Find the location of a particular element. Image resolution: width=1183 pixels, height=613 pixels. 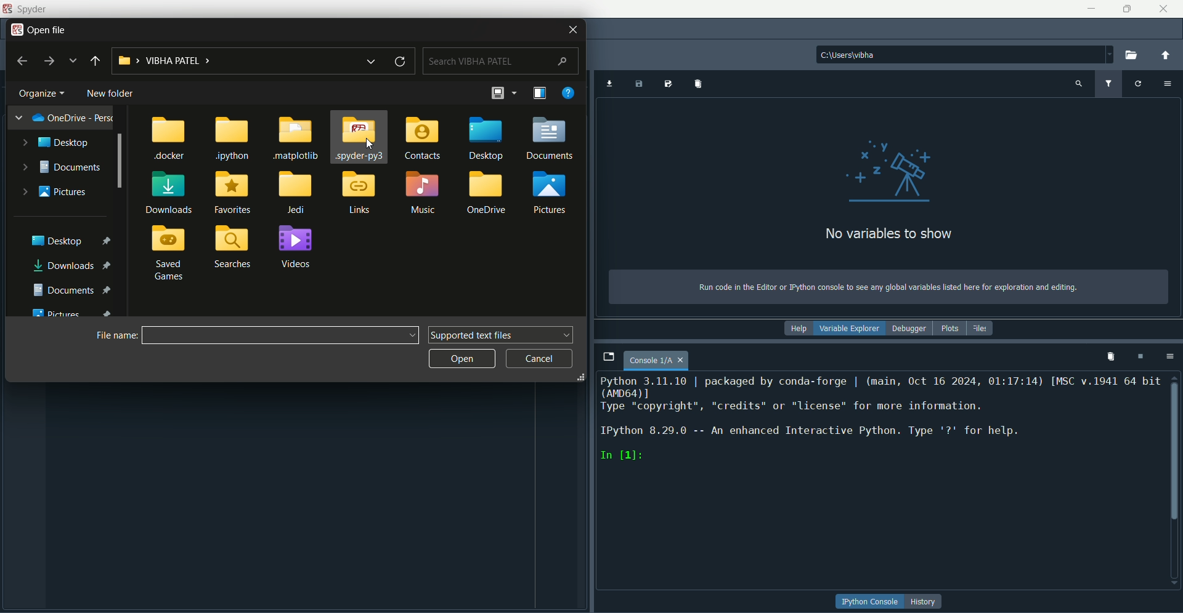

desktop is located at coordinates (56, 143).